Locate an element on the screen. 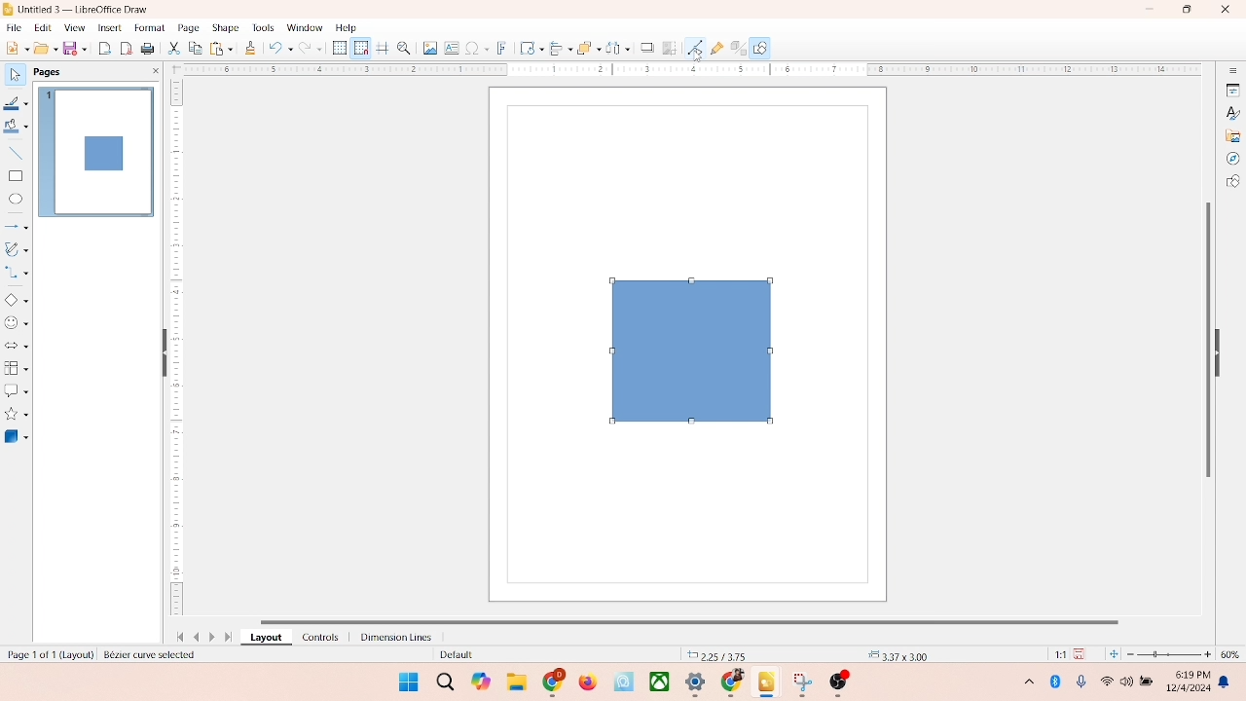 The width and height of the screenshot is (1246, 701). battery is located at coordinates (1149, 683).